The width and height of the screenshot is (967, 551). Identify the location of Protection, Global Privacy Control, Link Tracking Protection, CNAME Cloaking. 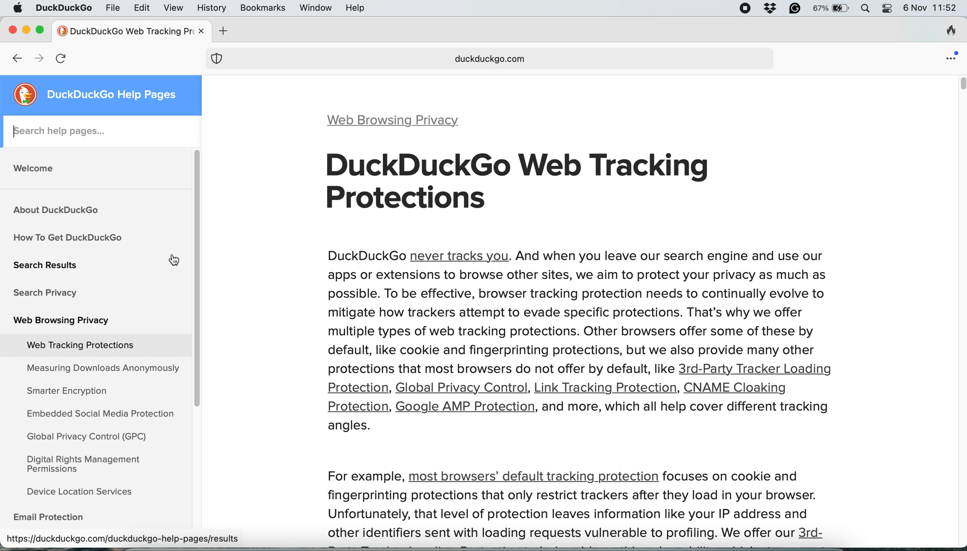
(576, 386).